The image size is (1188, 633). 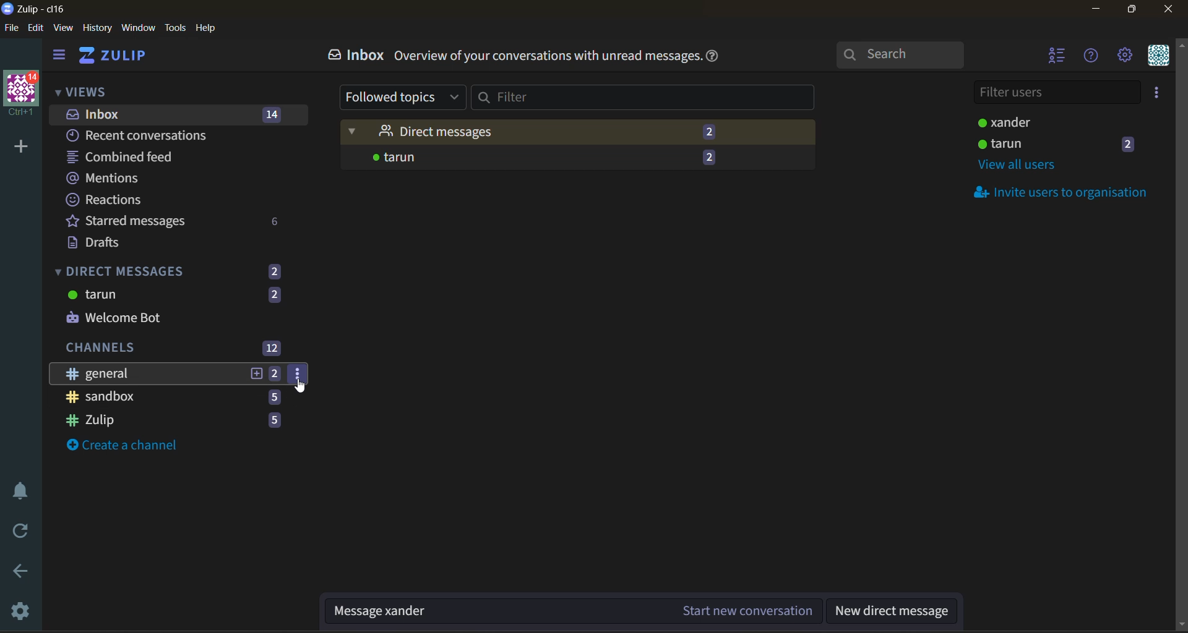 What do you see at coordinates (1096, 11) in the screenshot?
I see `minimize` at bounding box center [1096, 11].